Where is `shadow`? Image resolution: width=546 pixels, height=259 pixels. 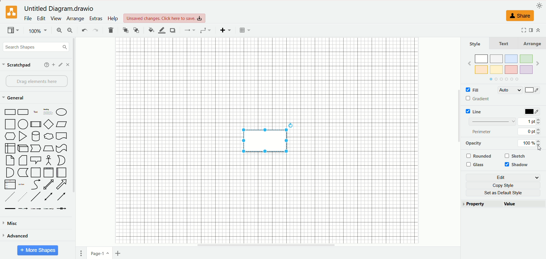 shadow is located at coordinates (518, 165).